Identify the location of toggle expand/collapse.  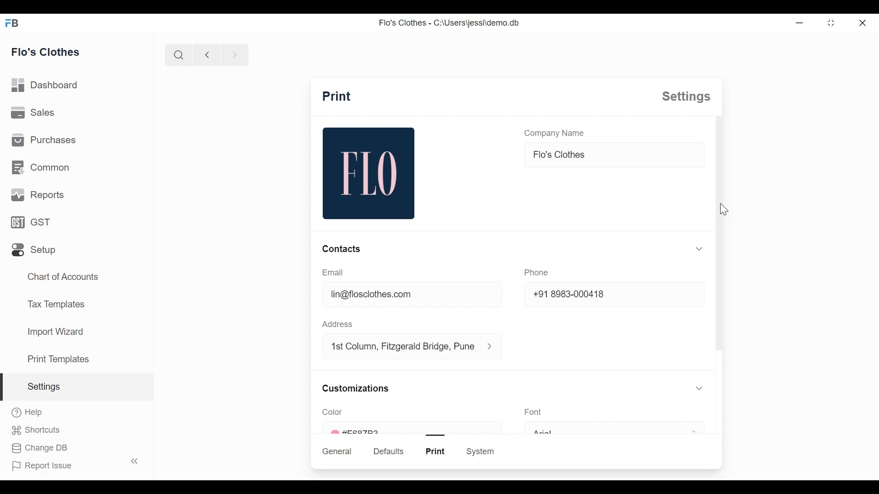
(699, 389).